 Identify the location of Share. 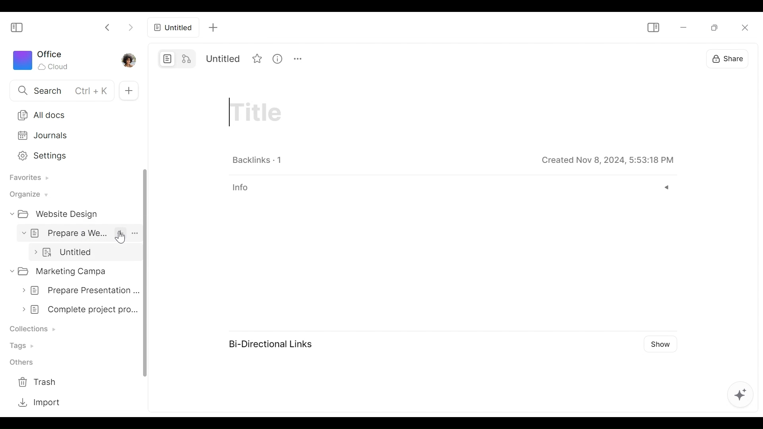
(728, 58).